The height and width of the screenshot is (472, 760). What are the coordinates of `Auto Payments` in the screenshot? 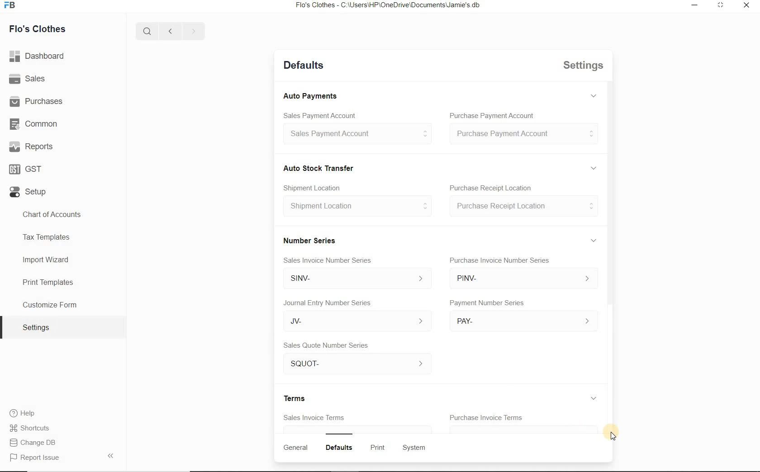 It's located at (310, 95).